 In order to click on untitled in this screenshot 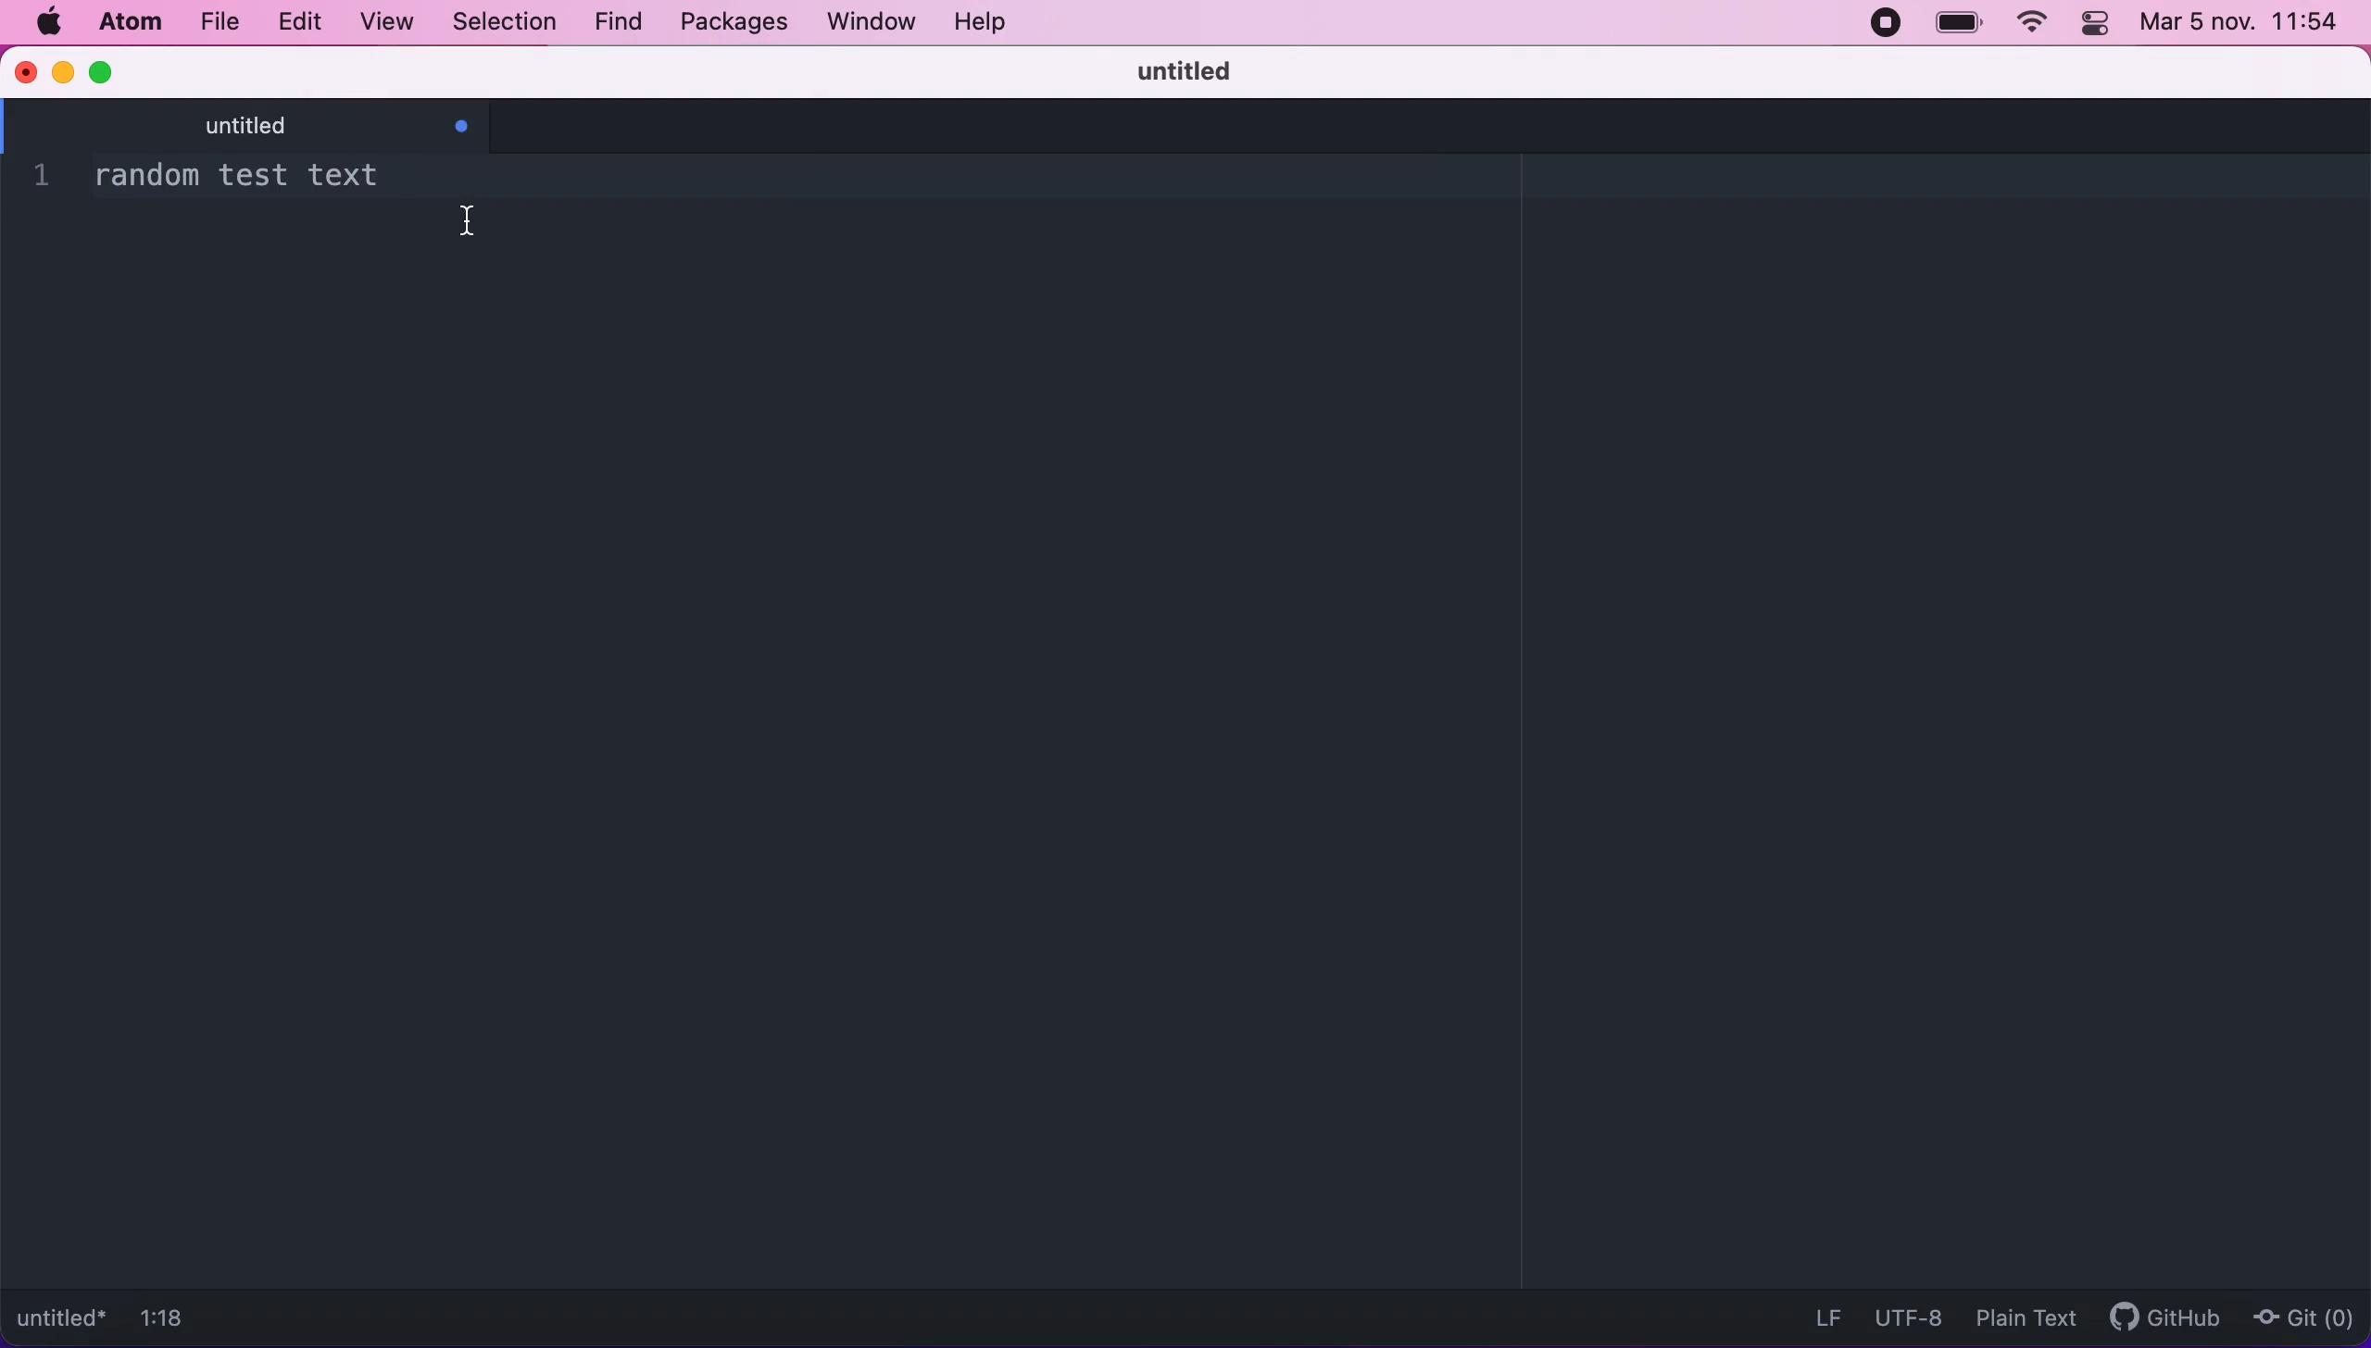, I will do `click(326, 127)`.